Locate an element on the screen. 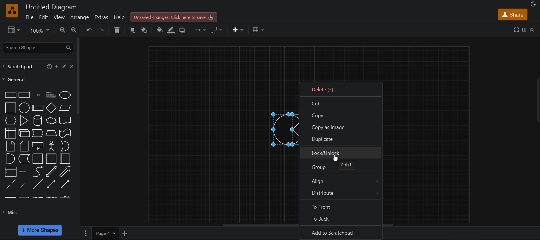 The image size is (540, 240). copy is located at coordinates (341, 115).